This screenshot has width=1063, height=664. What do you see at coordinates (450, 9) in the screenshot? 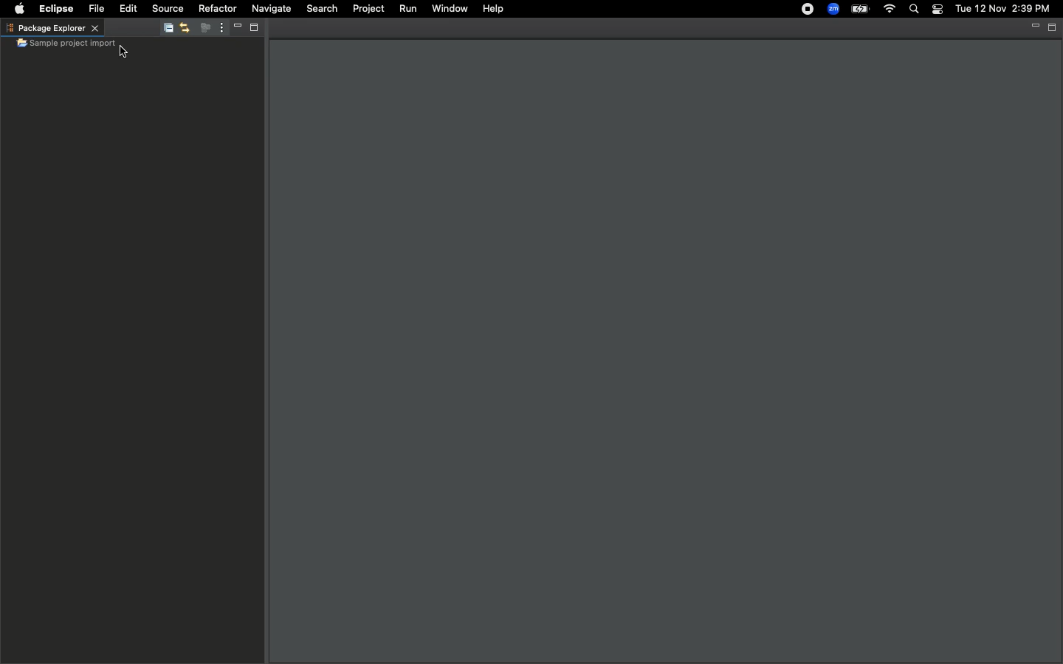
I see `Window` at bounding box center [450, 9].